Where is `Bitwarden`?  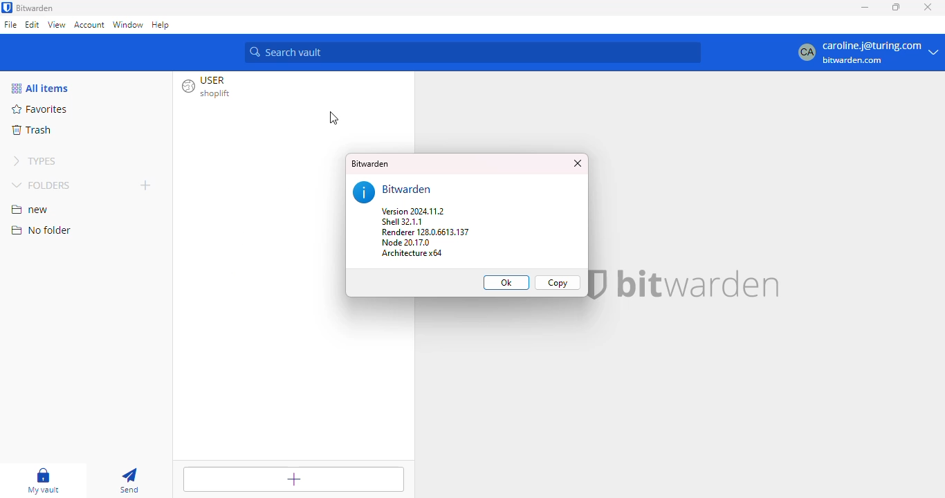
Bitwarden is located at coordinates (371, 165).